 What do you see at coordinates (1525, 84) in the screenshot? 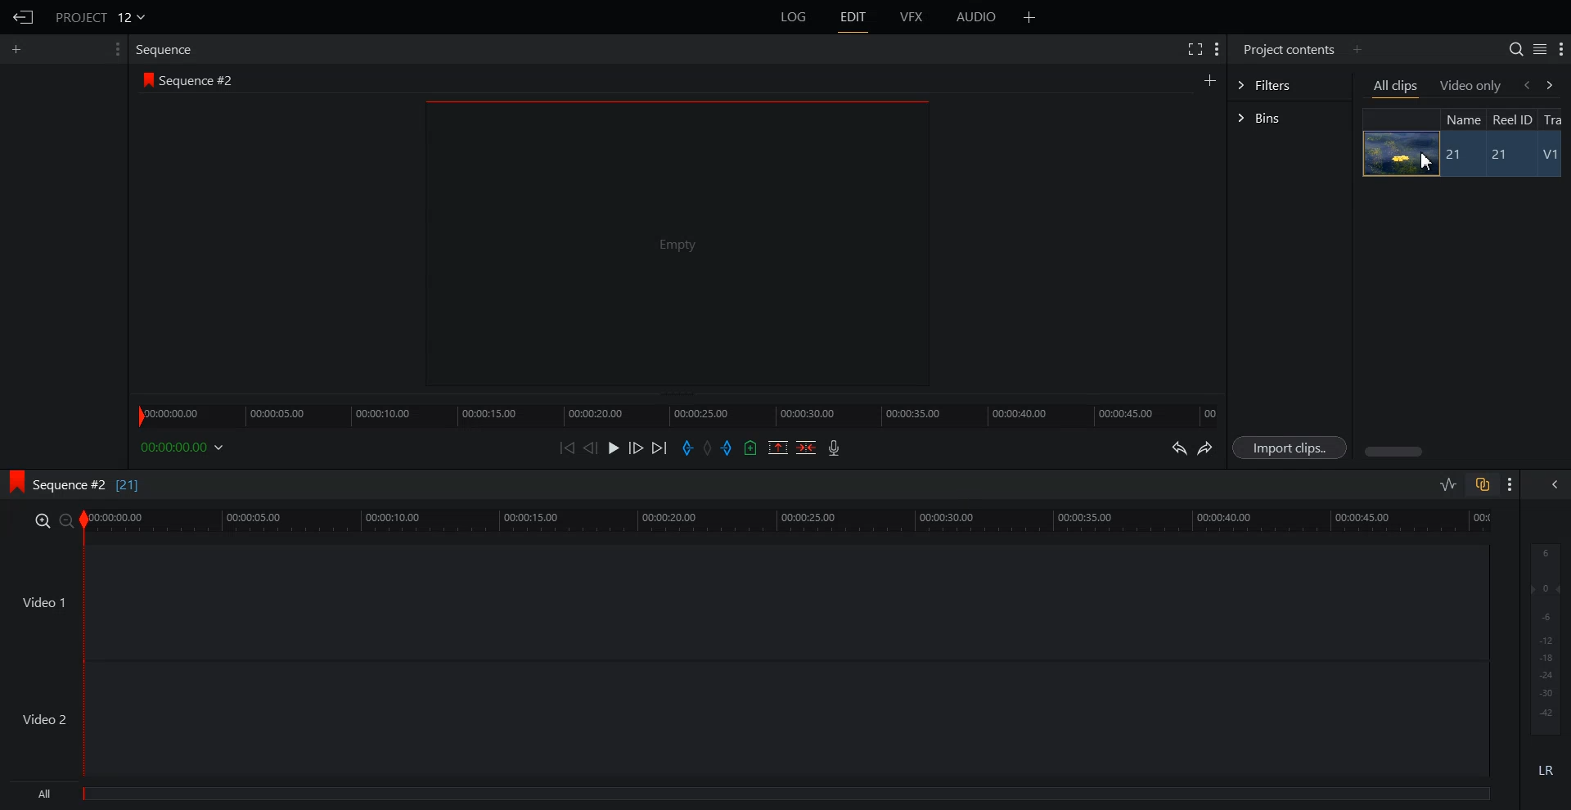
I see `backward` at bounding box center [1525, 84].